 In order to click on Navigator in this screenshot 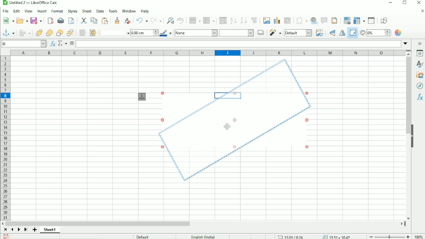, I will do `click(420, 86)`.